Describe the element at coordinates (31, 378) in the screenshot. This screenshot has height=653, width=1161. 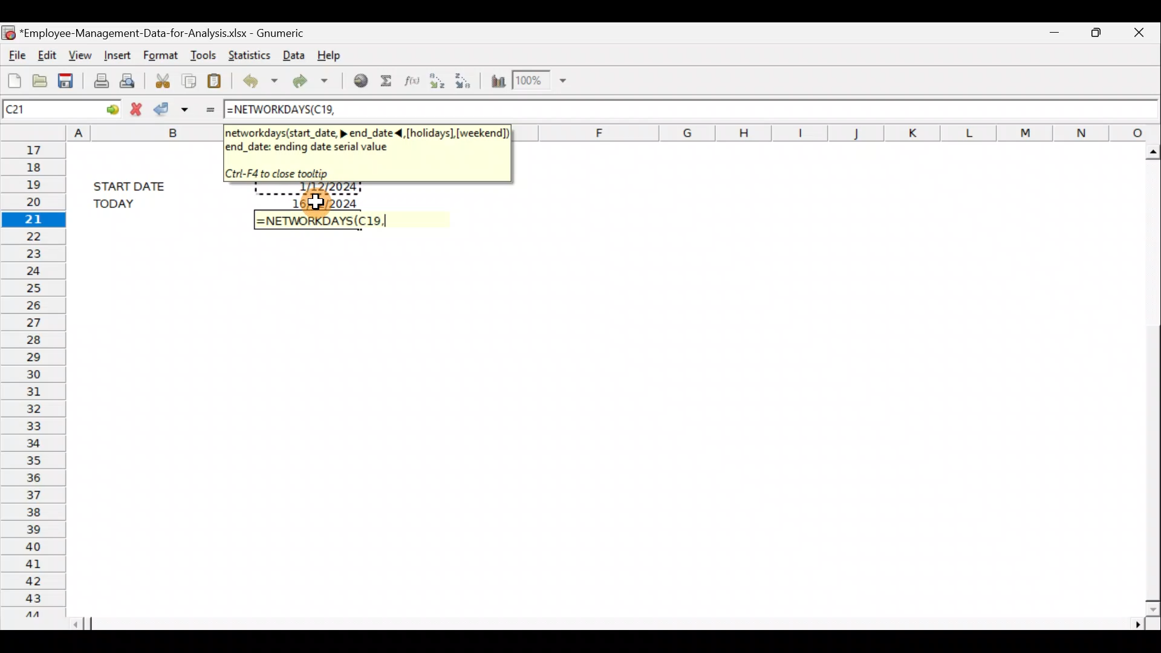
I see `Rows` at that location.